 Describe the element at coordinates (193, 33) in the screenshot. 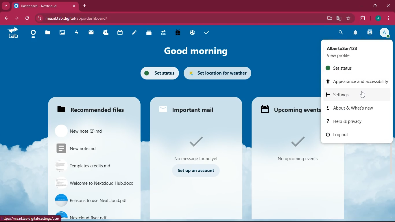

I see `Email Hosting` at that location.